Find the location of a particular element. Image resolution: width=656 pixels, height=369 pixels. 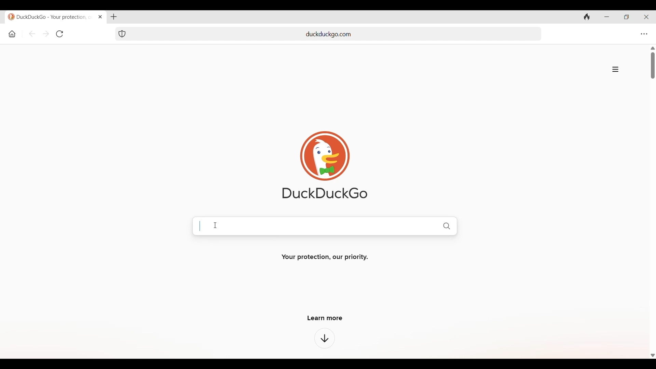

Clear history is located at coordinates (587, 17).